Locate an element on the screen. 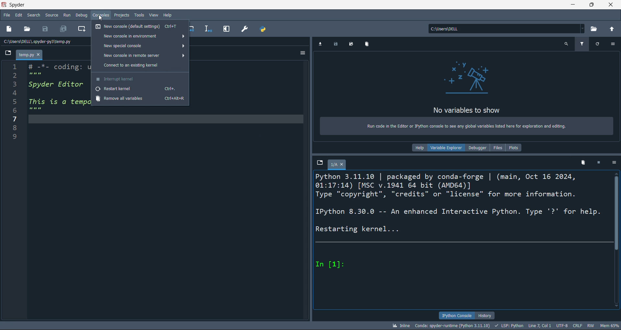 The width and height of the screenshot is (621, 330). minimize is located at coordinates (572, 5).